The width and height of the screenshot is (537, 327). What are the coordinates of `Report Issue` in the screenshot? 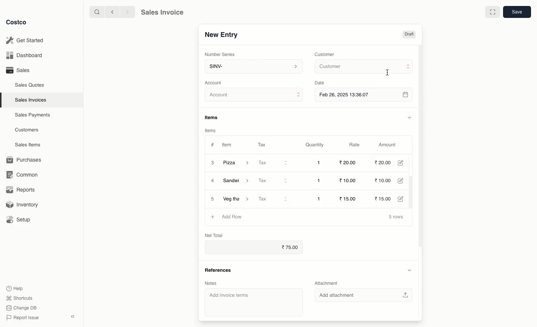 It's located at (21, 318).